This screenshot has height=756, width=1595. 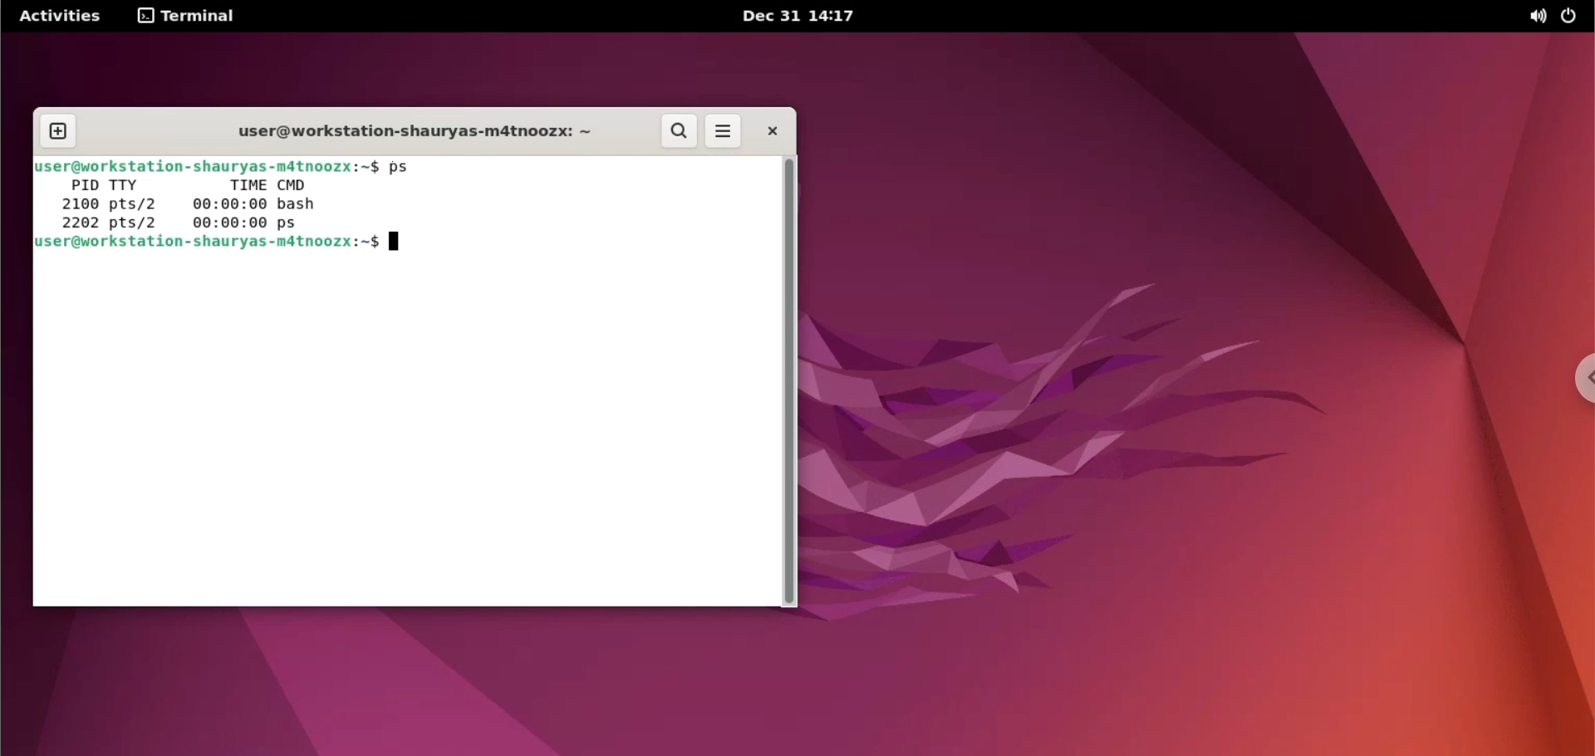 What do you see at coordinates (1580, 376) in the screenshot?
I see `chrome options` at bounding box center [1580, 376].